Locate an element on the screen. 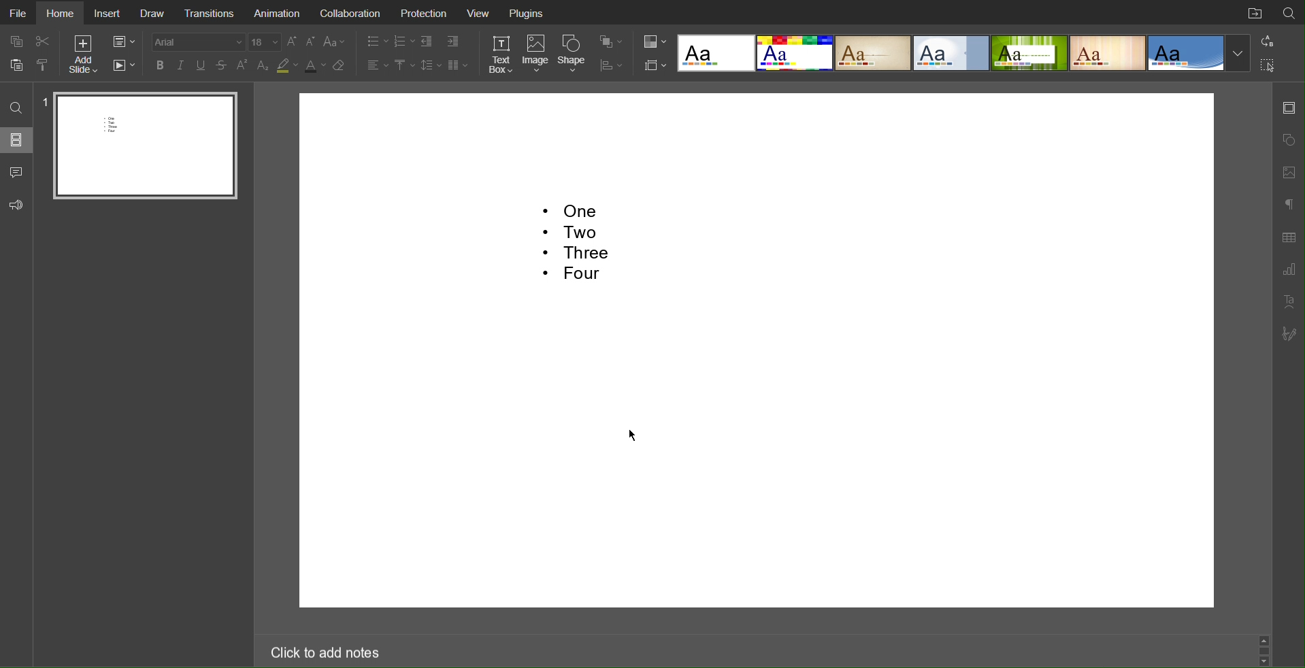 The width and height of the screenshot is (1305, 668). Subscript is located at coordinates (263, 66).